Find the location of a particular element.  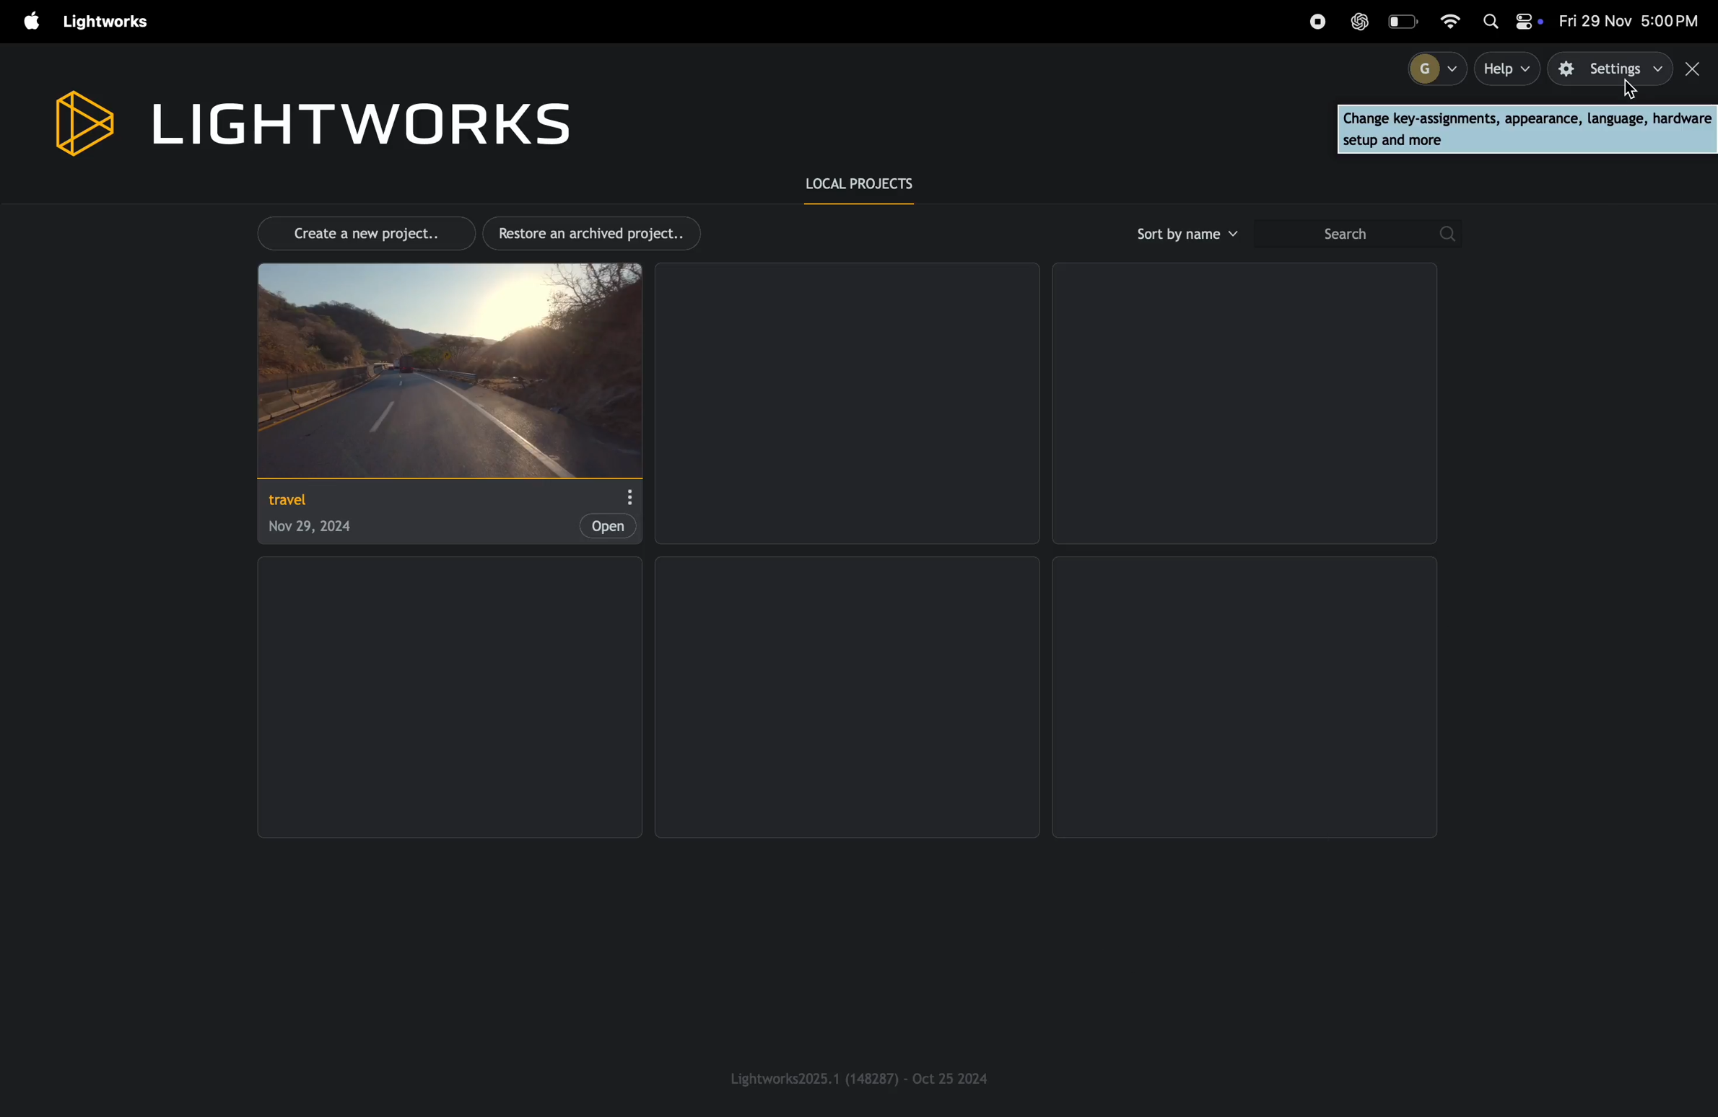

apple widgets is located at coordinates (1511, 23).